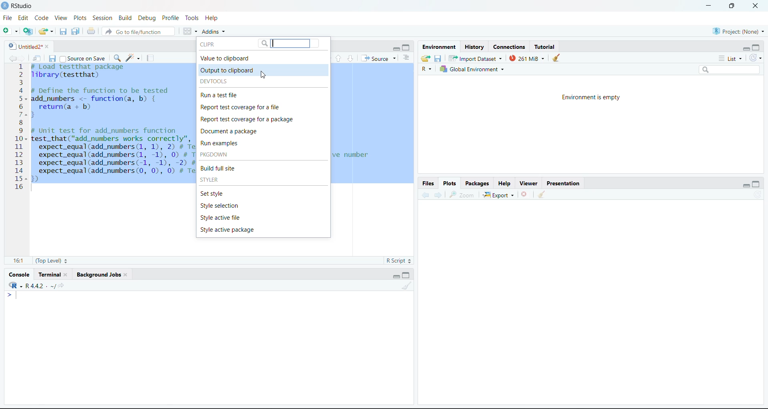 Image resolution: width=768 pixels, height=409 pixels. Describe the element at coordinates (18, 274) in the screenshot. I see `Console` at that location.